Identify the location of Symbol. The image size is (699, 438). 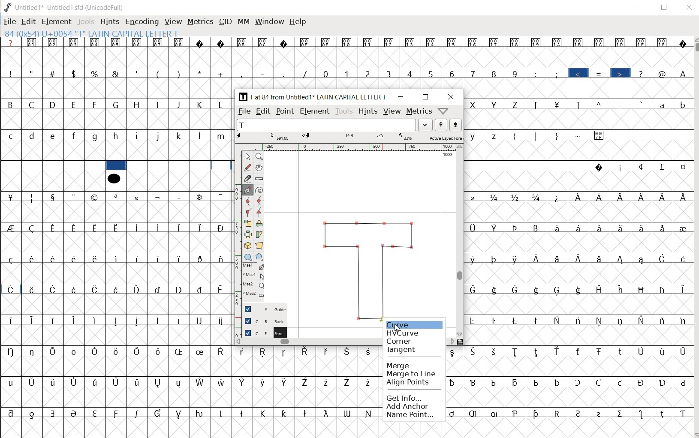
(536, 197).